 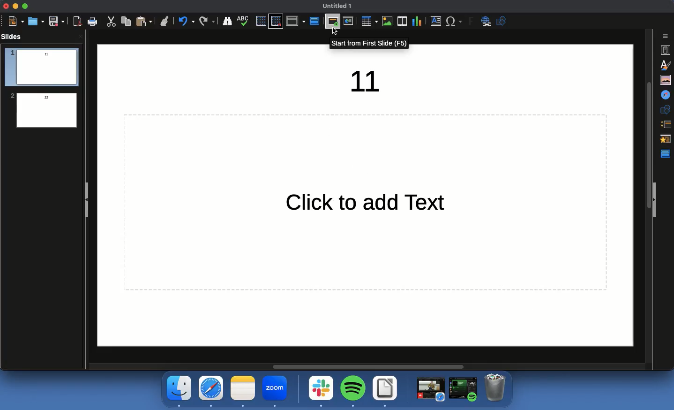 I want to click on Safari, so click(x=210, y=392).